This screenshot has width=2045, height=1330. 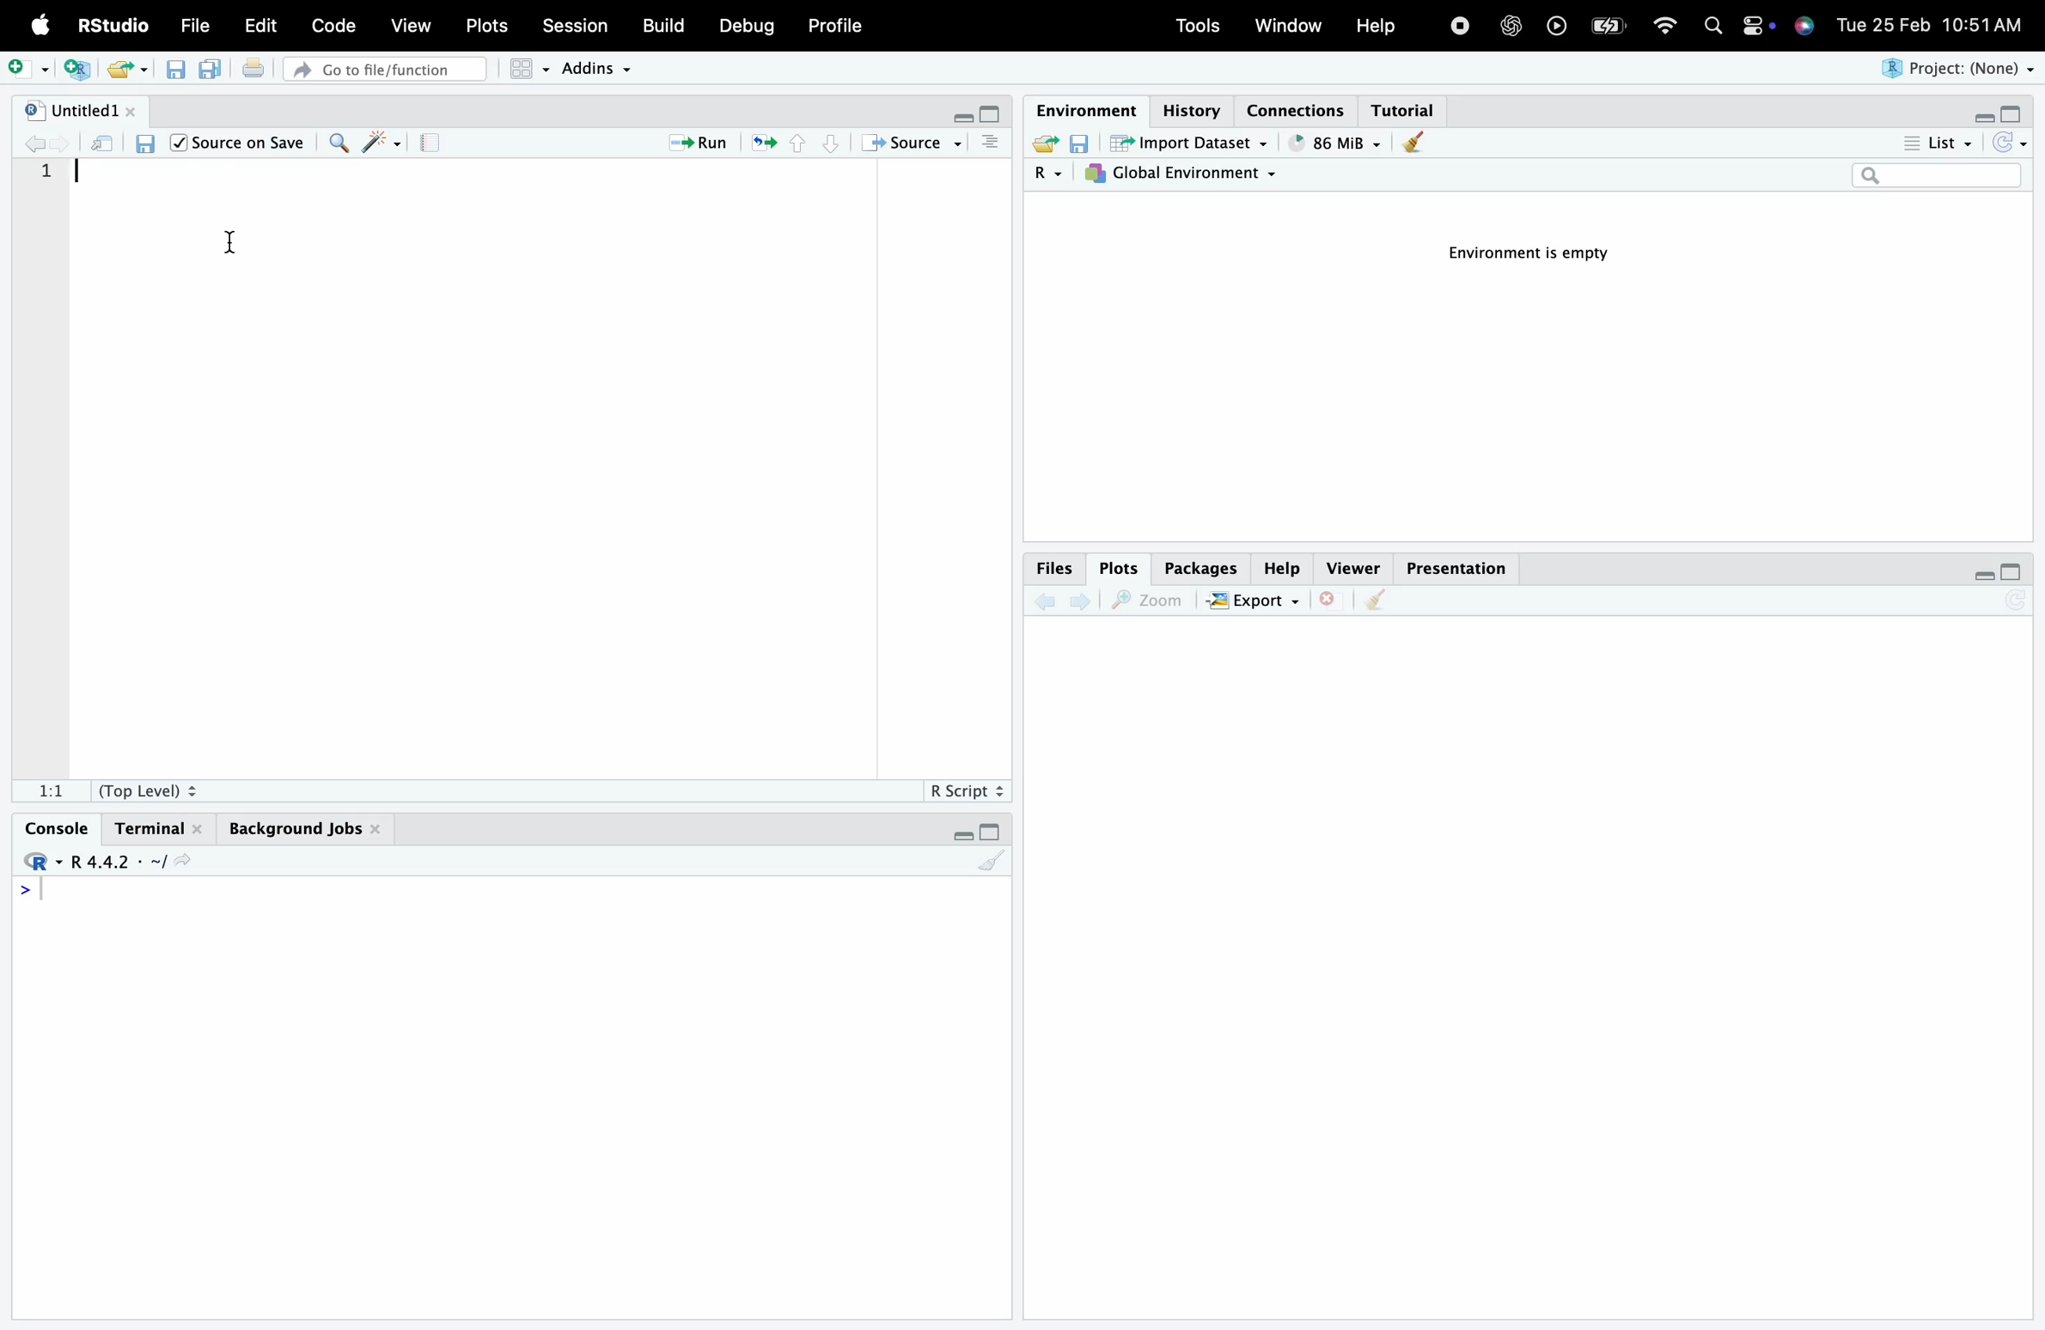 I want to click on minimise, so click(x=954, y=111).